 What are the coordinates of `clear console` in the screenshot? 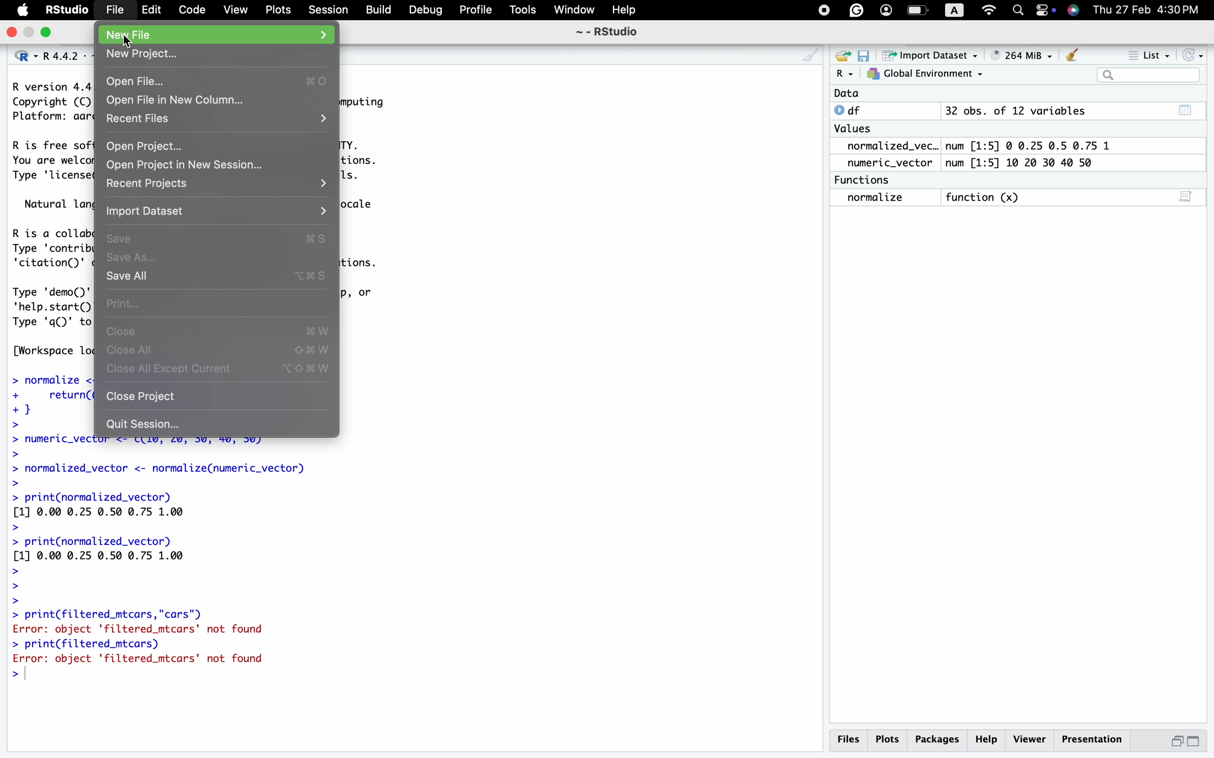 It's located at (807, 55).